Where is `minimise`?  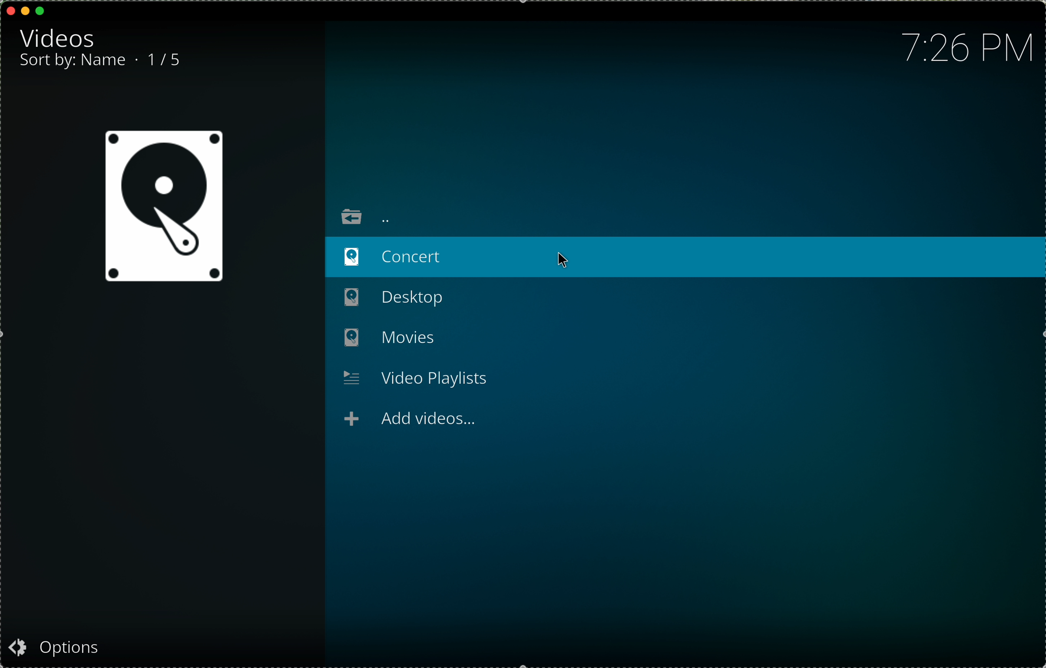 minimise is located at coordinates (25, 10).